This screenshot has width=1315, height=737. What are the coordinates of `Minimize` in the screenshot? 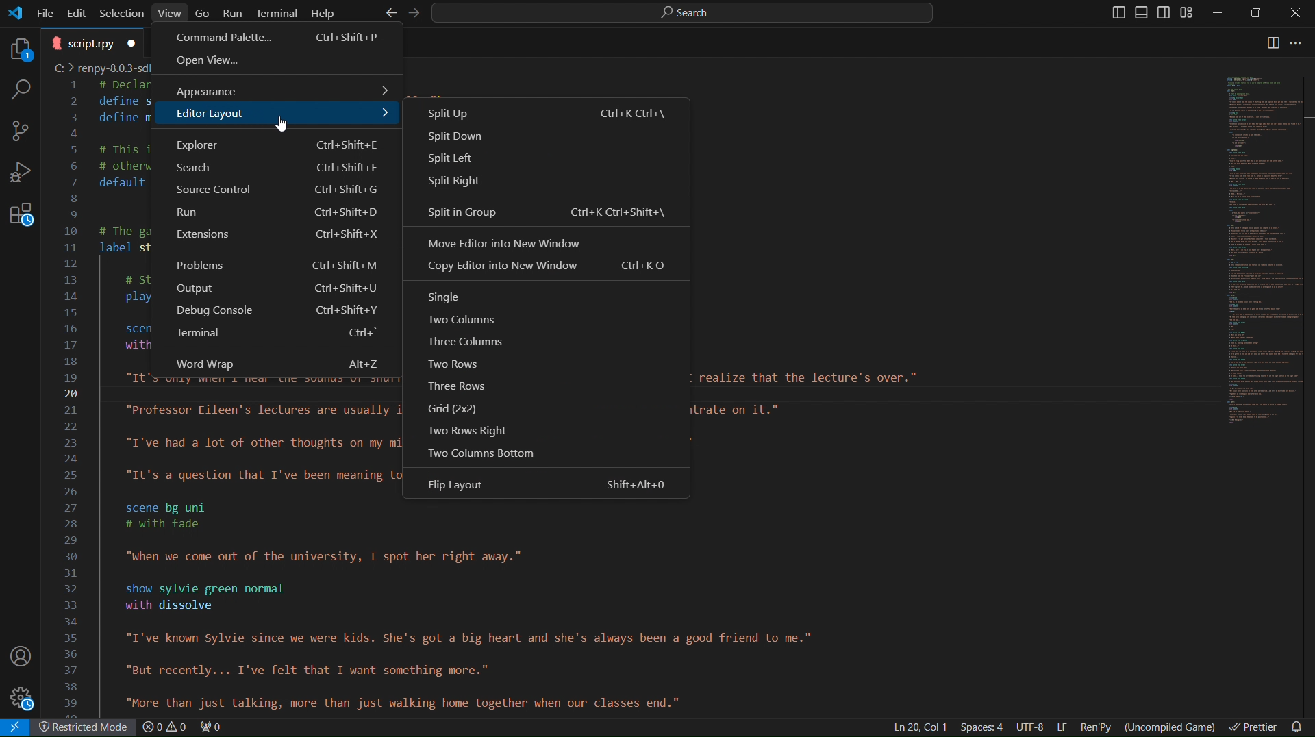 It's located at (1220, 13).